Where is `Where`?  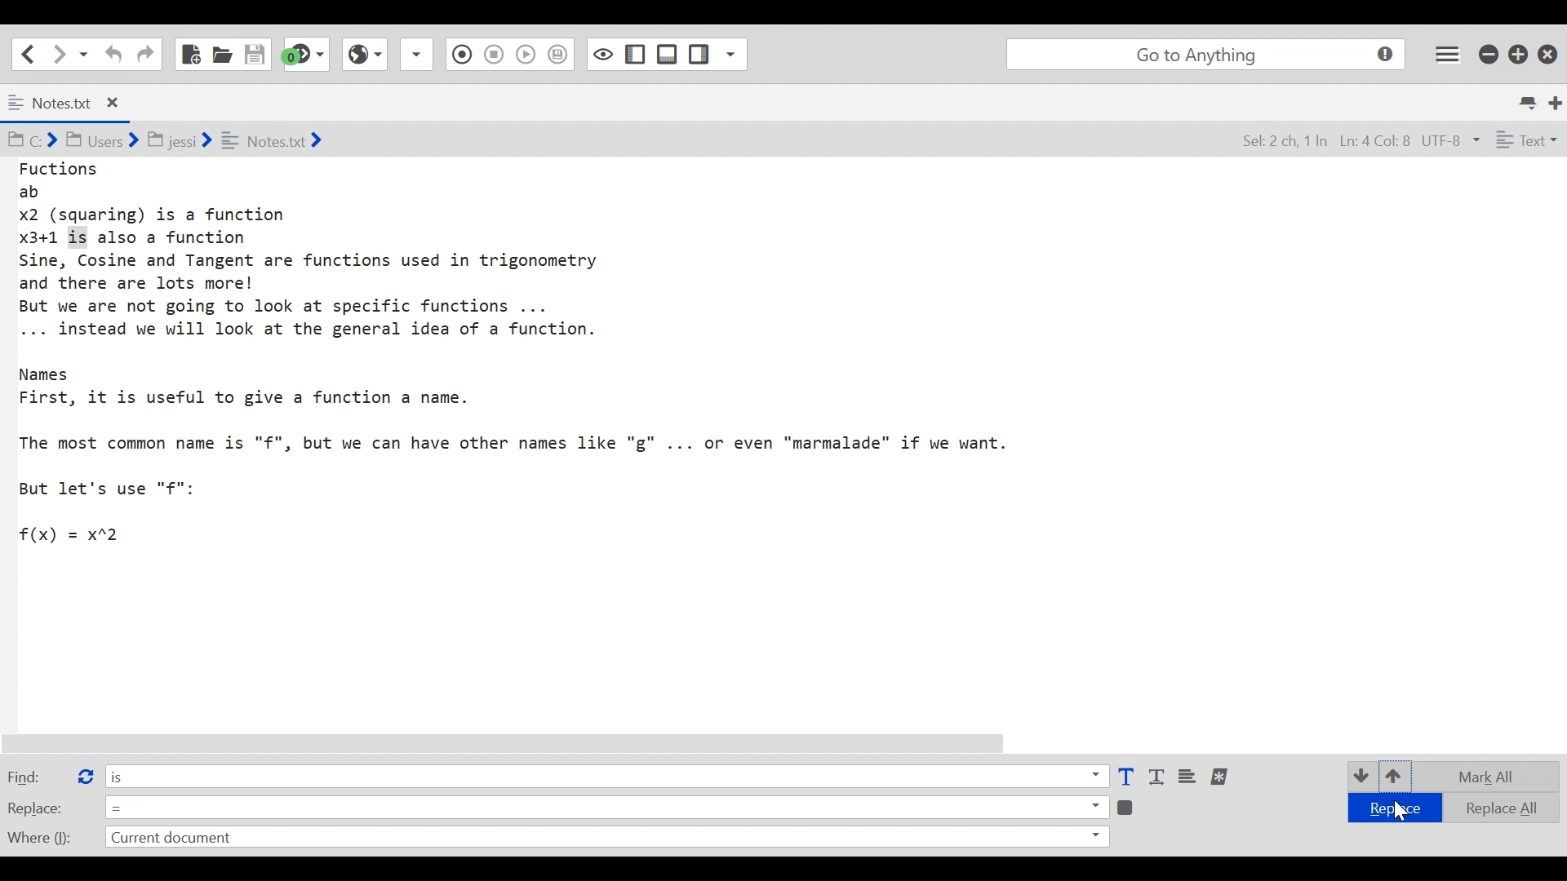 Where is located at coordinates (38, 835).